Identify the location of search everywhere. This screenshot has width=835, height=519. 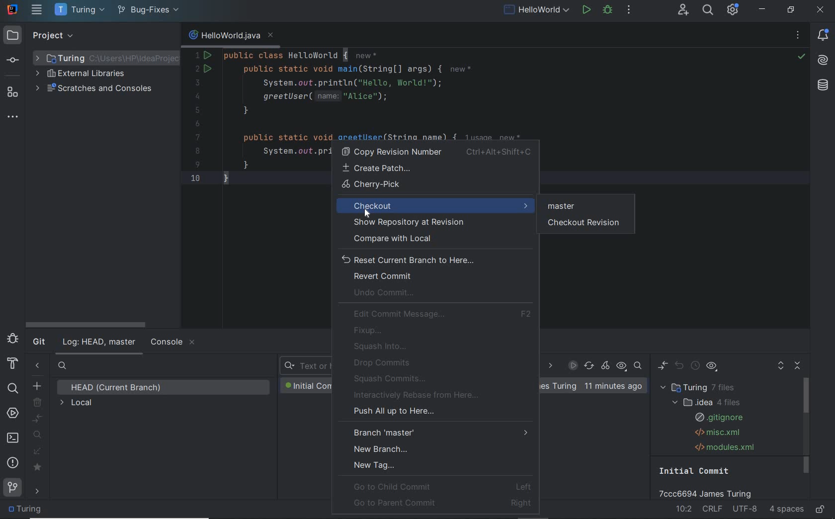
(708, 10).